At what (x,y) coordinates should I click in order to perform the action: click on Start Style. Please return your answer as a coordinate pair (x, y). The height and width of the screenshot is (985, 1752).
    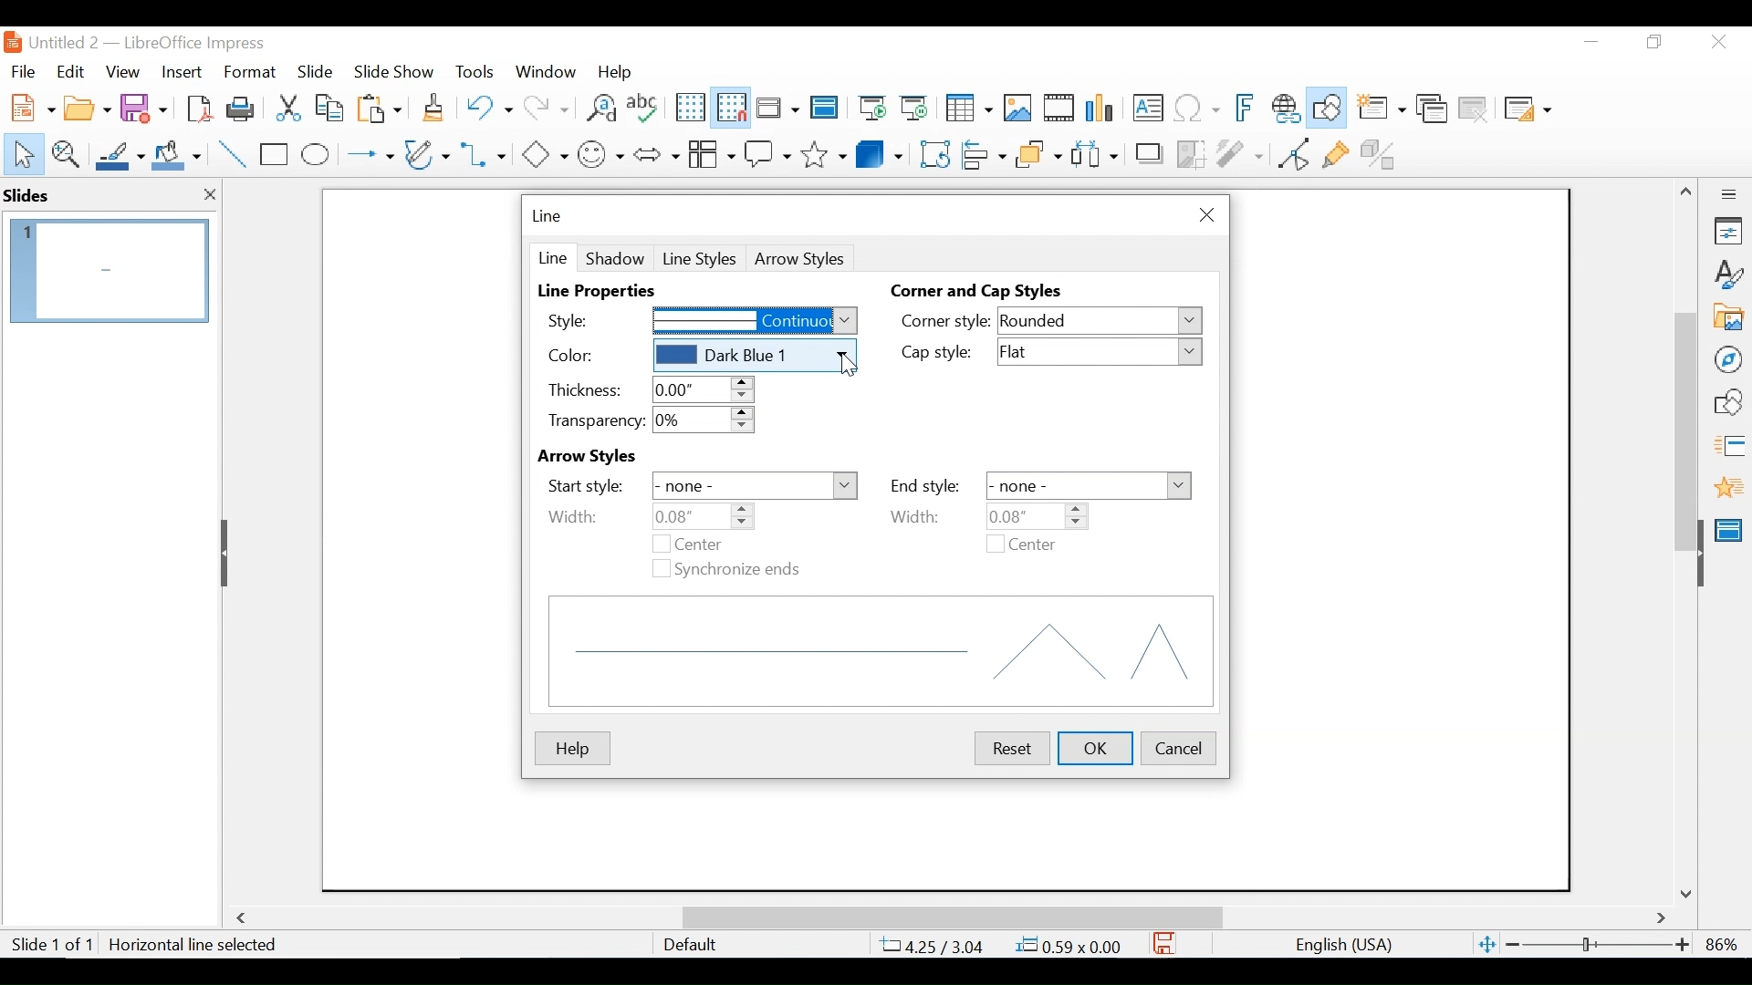
    Looking at the image, I should click on (585, 486).